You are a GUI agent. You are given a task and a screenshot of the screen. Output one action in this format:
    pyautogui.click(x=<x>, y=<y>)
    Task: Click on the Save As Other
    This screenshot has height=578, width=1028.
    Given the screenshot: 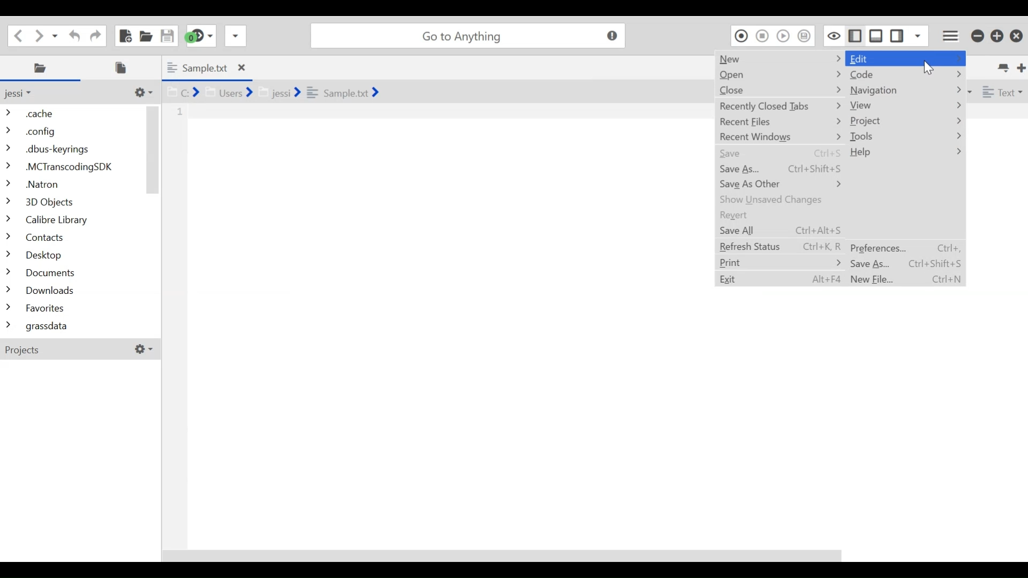 What is the action you would take?
    pyautogui.click(x=779, y=184)
    